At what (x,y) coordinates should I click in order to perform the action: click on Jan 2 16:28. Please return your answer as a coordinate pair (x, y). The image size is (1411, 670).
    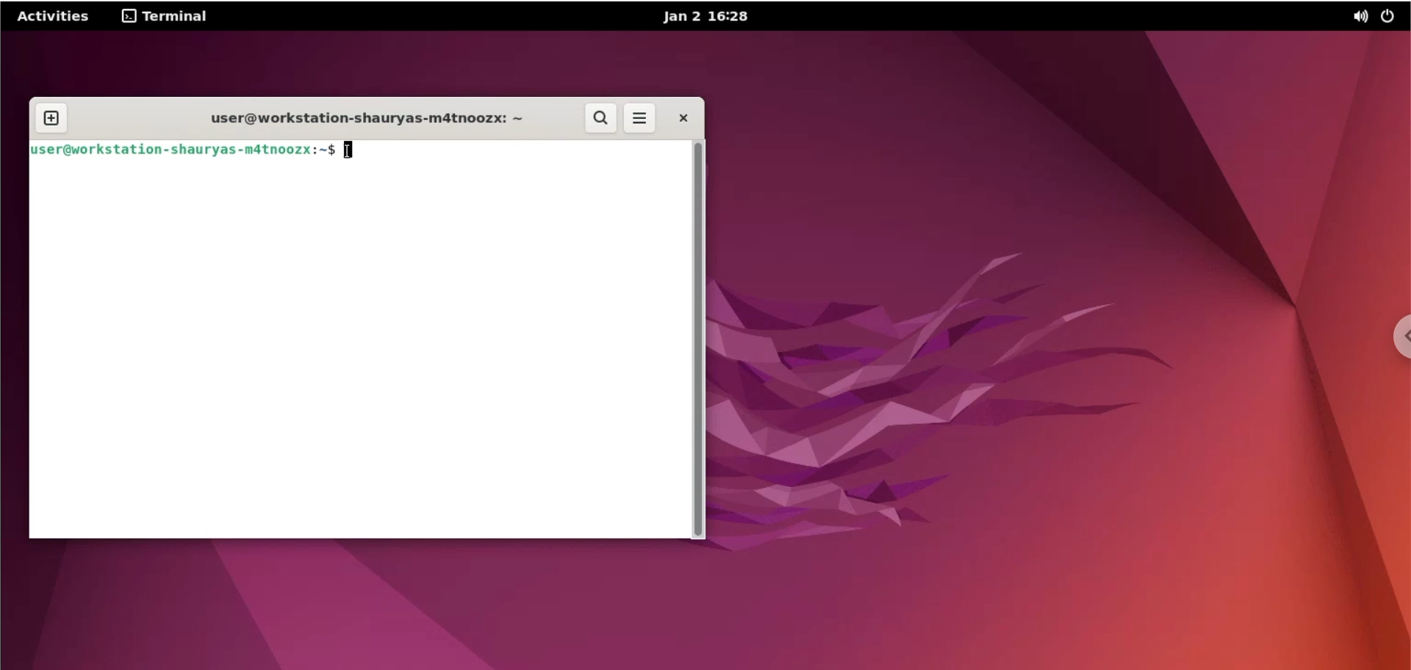
    Looking at the image, I should click on (709, 16).